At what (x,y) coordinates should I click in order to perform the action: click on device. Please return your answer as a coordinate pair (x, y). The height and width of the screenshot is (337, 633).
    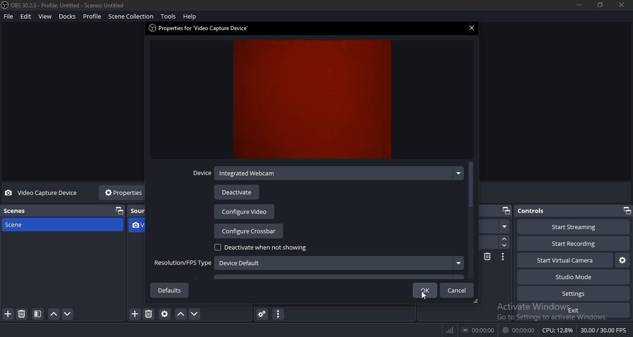
    Looking at the image, I should click on (327, 173).